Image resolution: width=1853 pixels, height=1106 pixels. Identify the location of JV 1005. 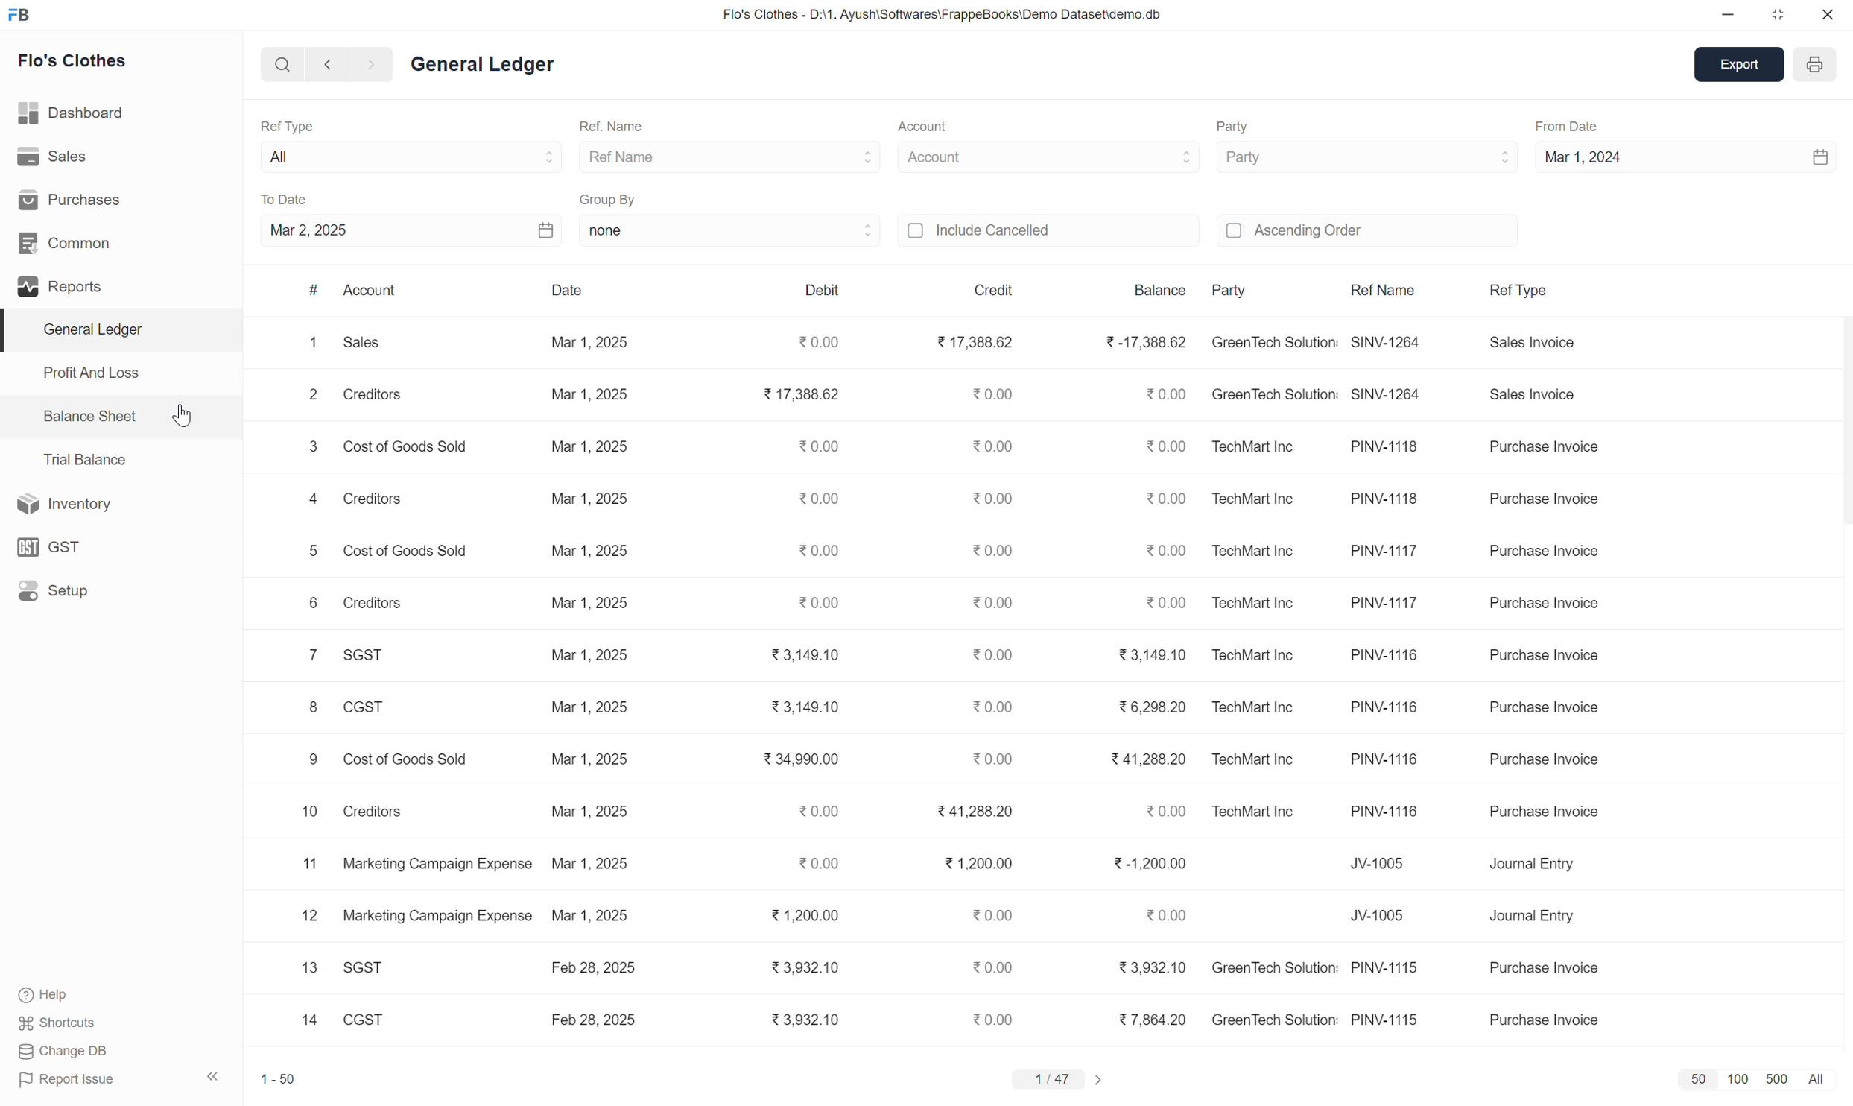
(1371, 916).